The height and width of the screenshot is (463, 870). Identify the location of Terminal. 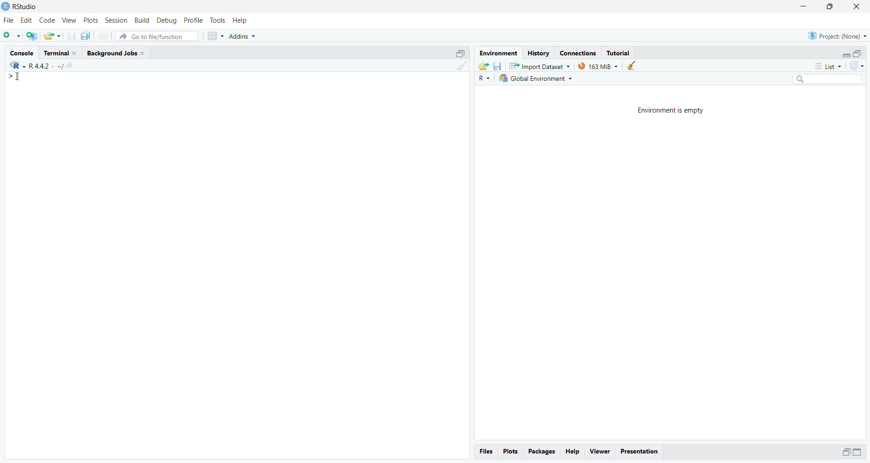
(56, 53).